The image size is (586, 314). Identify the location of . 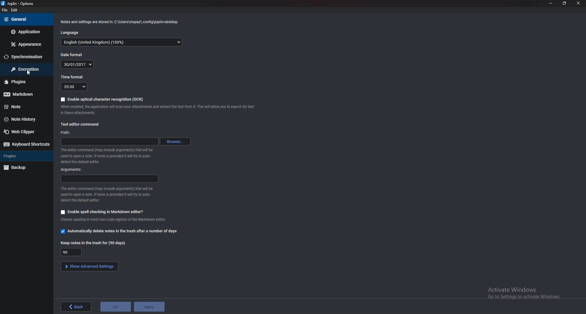
(158, 111).